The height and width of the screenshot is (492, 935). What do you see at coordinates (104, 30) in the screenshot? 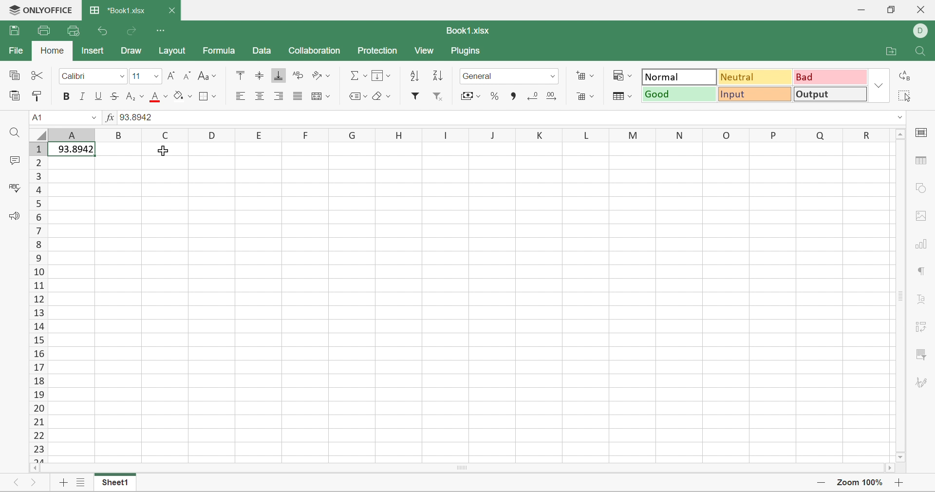
I see `Undo` at bounding box center [104, 30].